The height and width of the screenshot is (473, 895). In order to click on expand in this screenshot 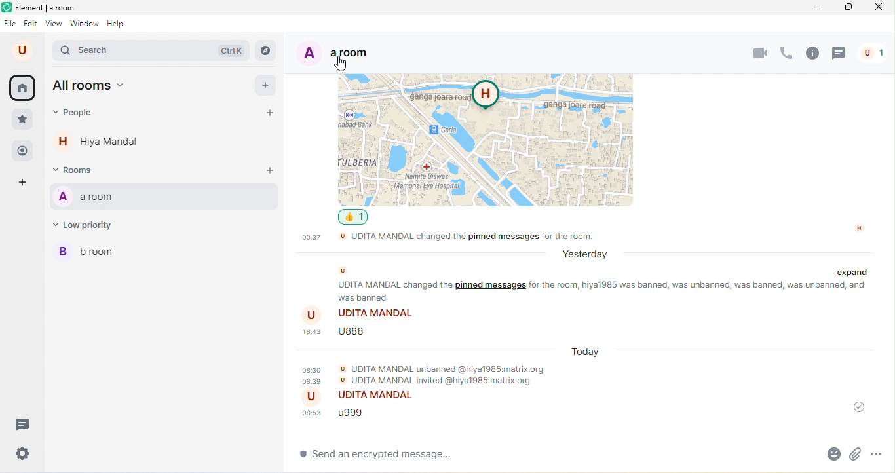, I will do `click(852, 270)`.